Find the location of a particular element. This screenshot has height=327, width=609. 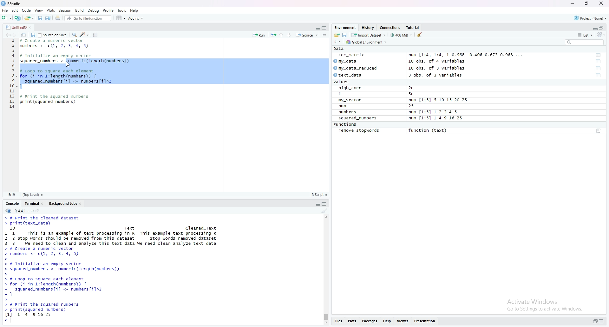

Environment is located at coordinates (345, 27).